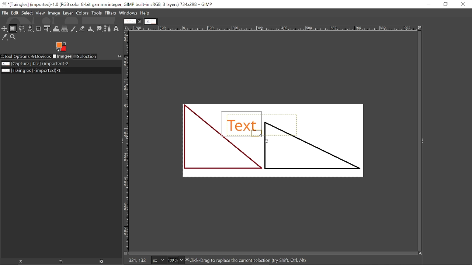 The image size is (472, 265). What do you see at coordinates (20, 261) in the screenshot?
I see `Raise this image display` at bounding box center [20, 261].